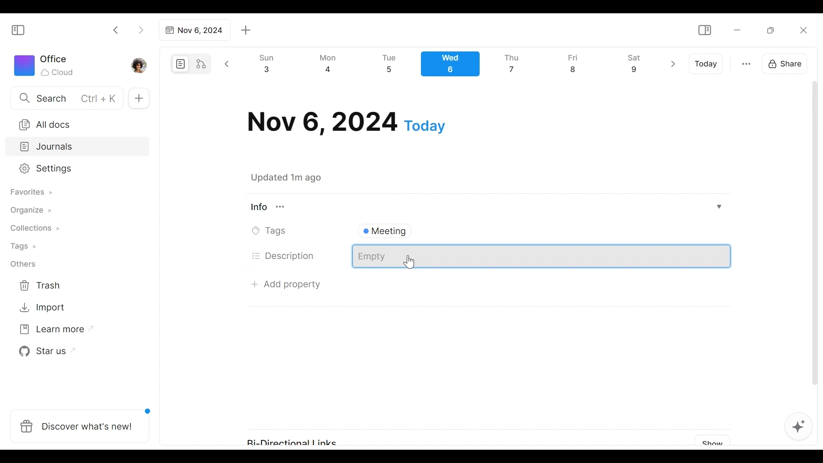 The height and width of the screenshot is (463, 823). Describe the element at coordinates (287, 284) in the screenshot. I see `Add Property` at that location.